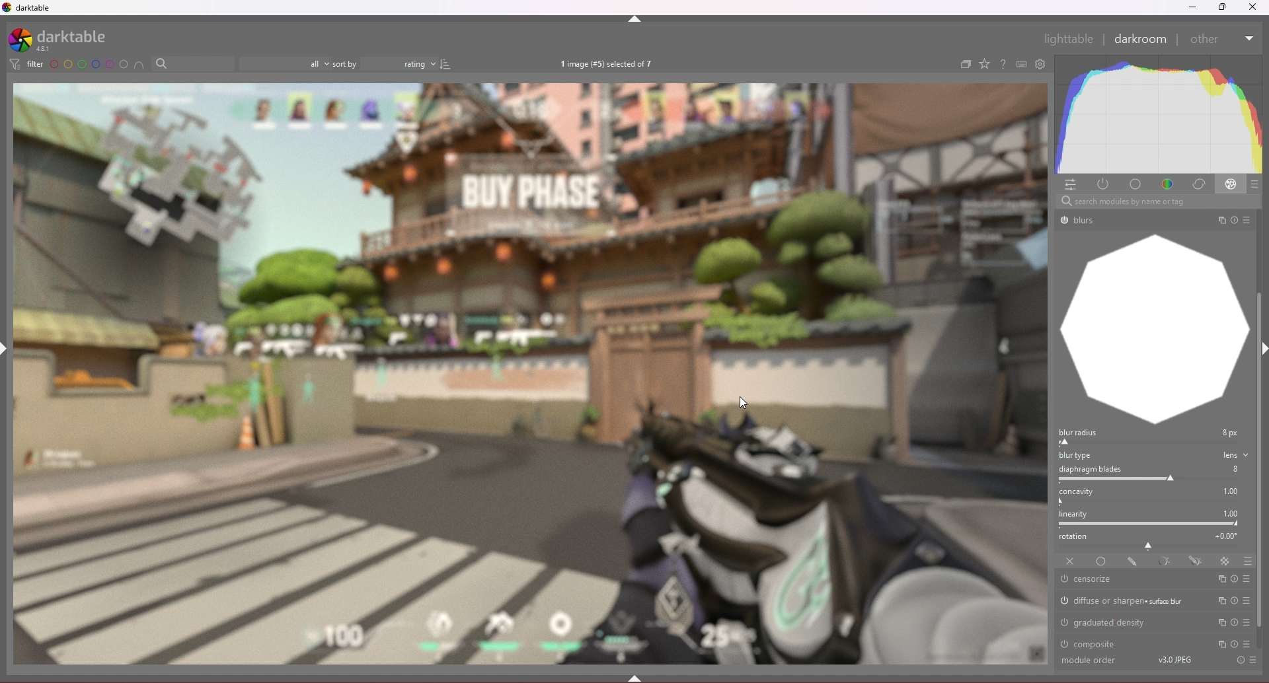  Describe the element at coordinates (1233, 600) in the screenshot. I see `reset` at that location.